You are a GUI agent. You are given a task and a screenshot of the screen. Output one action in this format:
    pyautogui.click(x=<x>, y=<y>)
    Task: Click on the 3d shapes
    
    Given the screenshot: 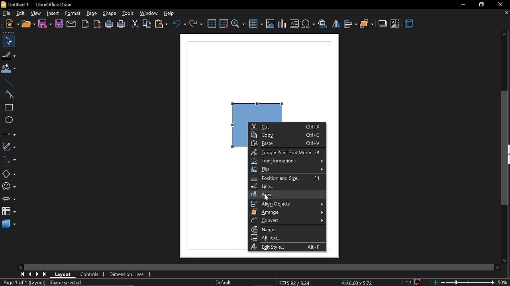 What is the action you would take?
    pyautogui.click(x=8, y=224)
    